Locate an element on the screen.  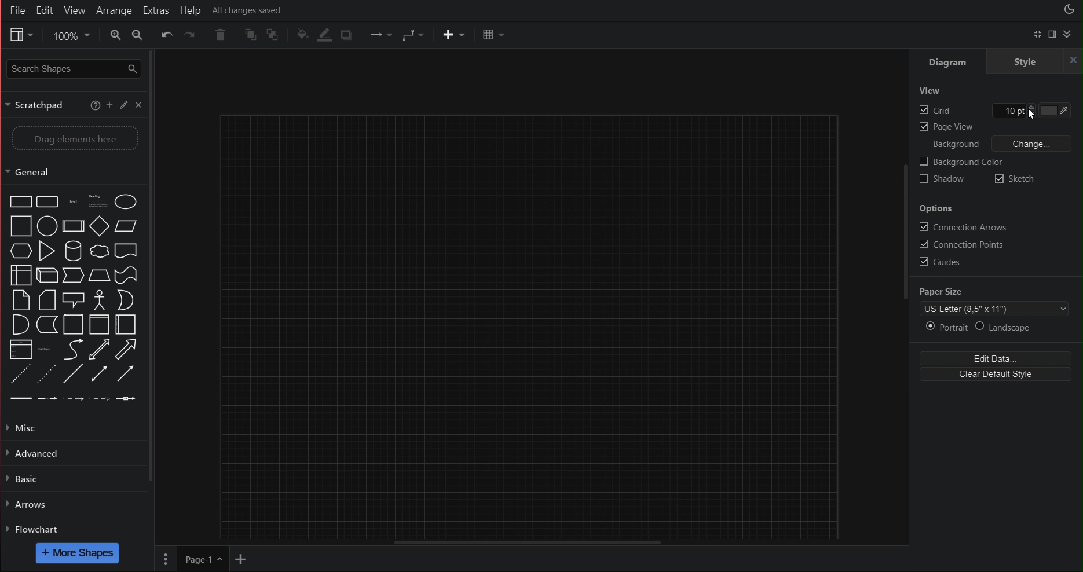
Guides is located at coordinates (938, 262).